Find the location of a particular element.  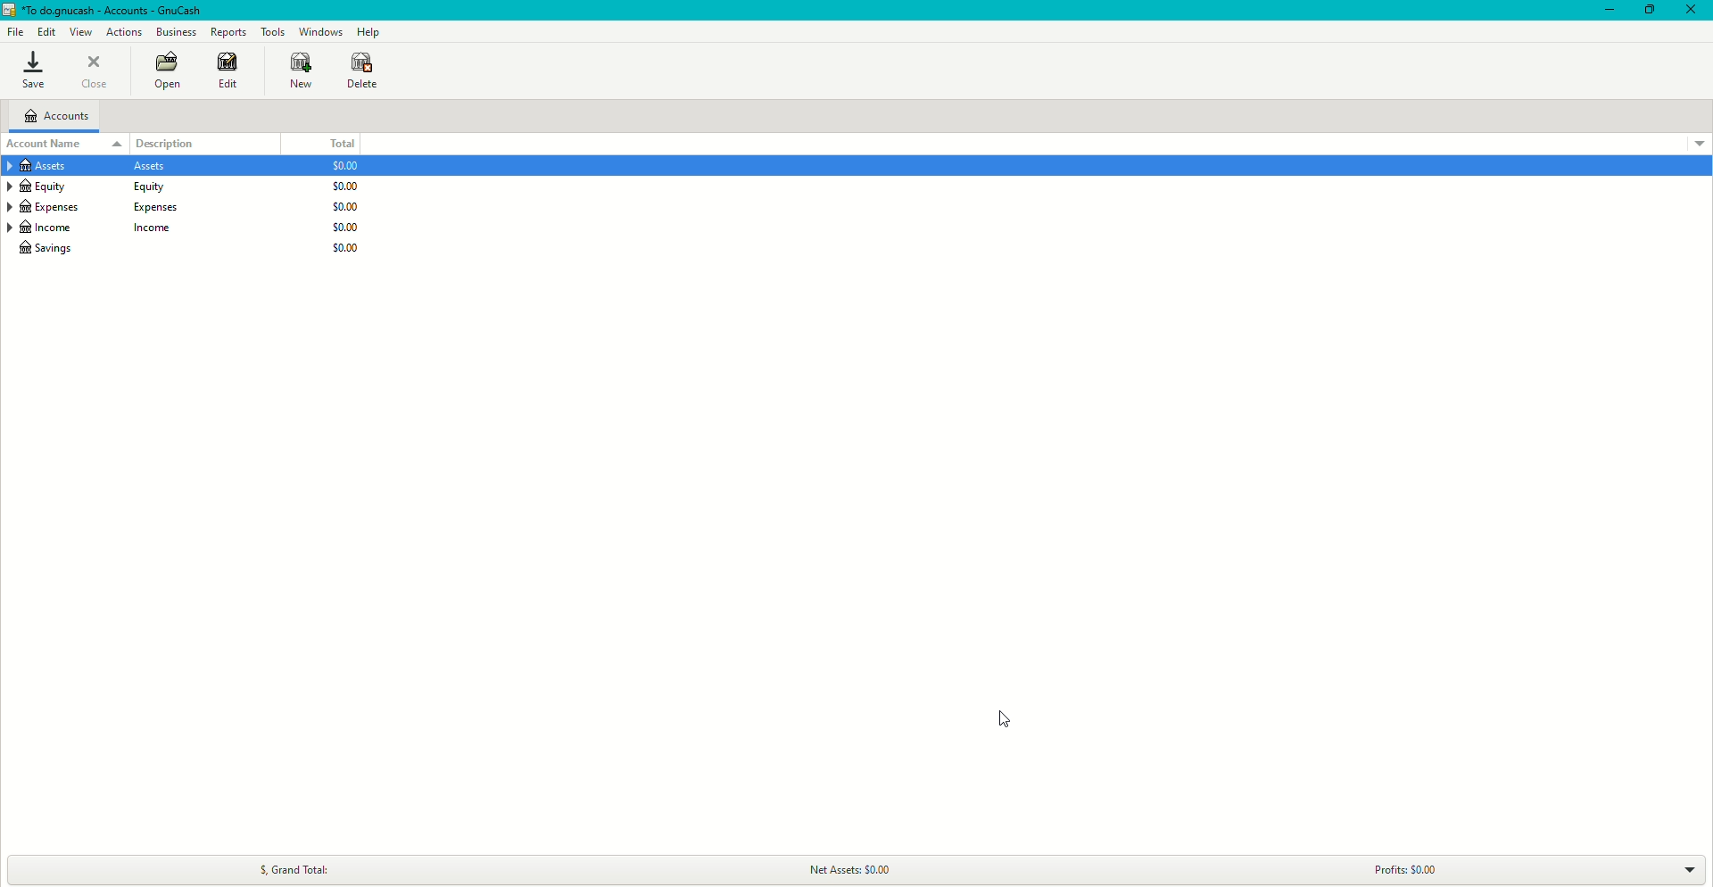

Close is located at coordinates (98, 72).